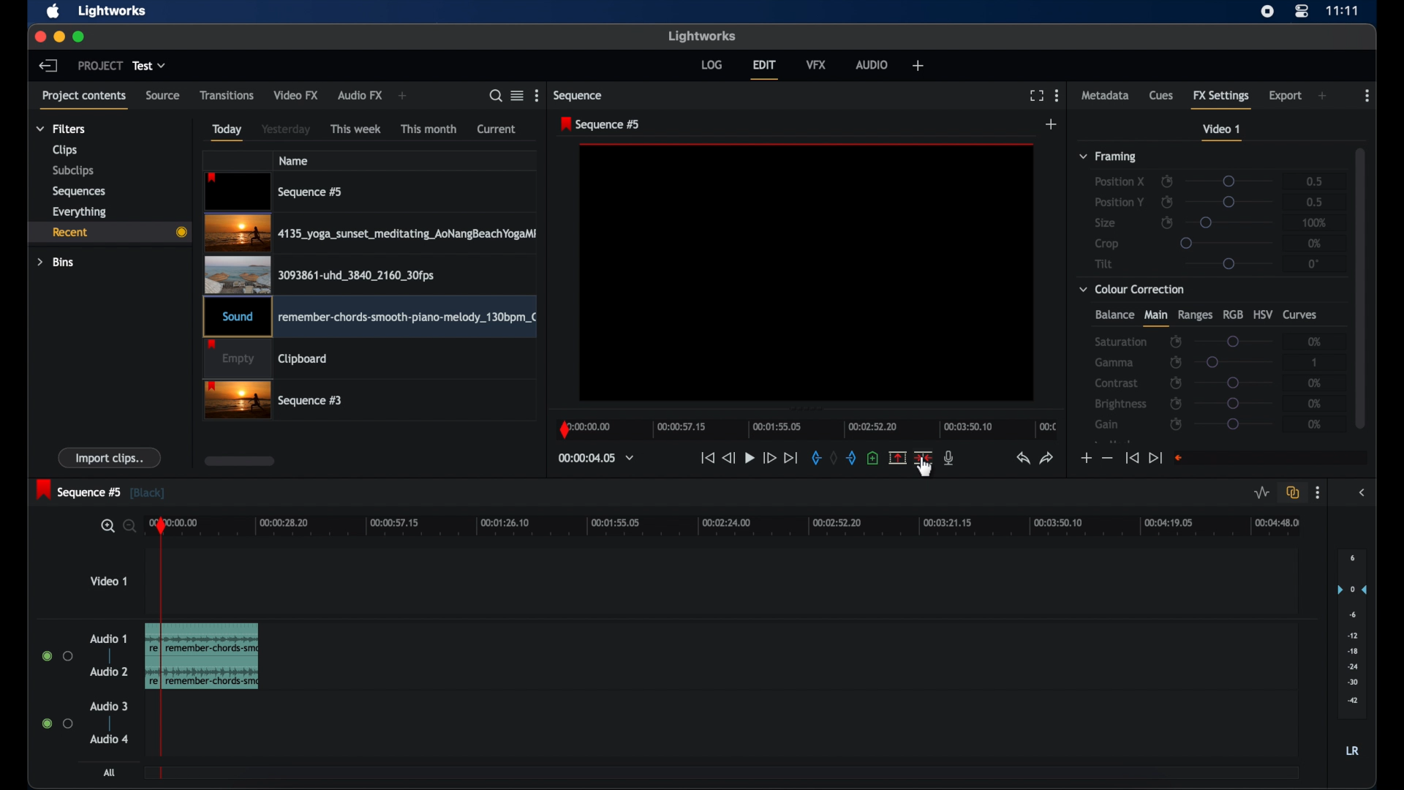 Image resolution: width=1404 pixels, height=790 pixels. What do you see at coordinates (48, 66) in the screenshot?
I see `back` at bounding box center [48, 66].